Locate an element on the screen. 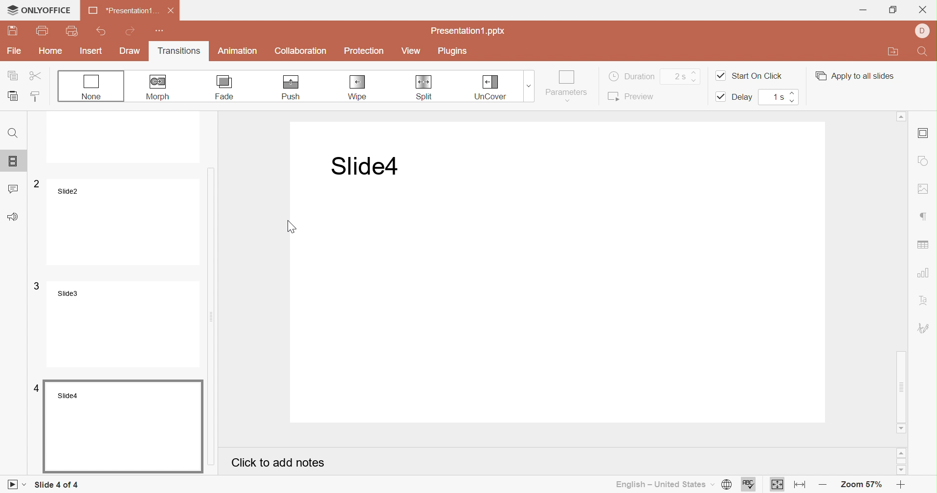 This screenshot has width=937, height=493. Scroll up is located at coordinates (903, 116).